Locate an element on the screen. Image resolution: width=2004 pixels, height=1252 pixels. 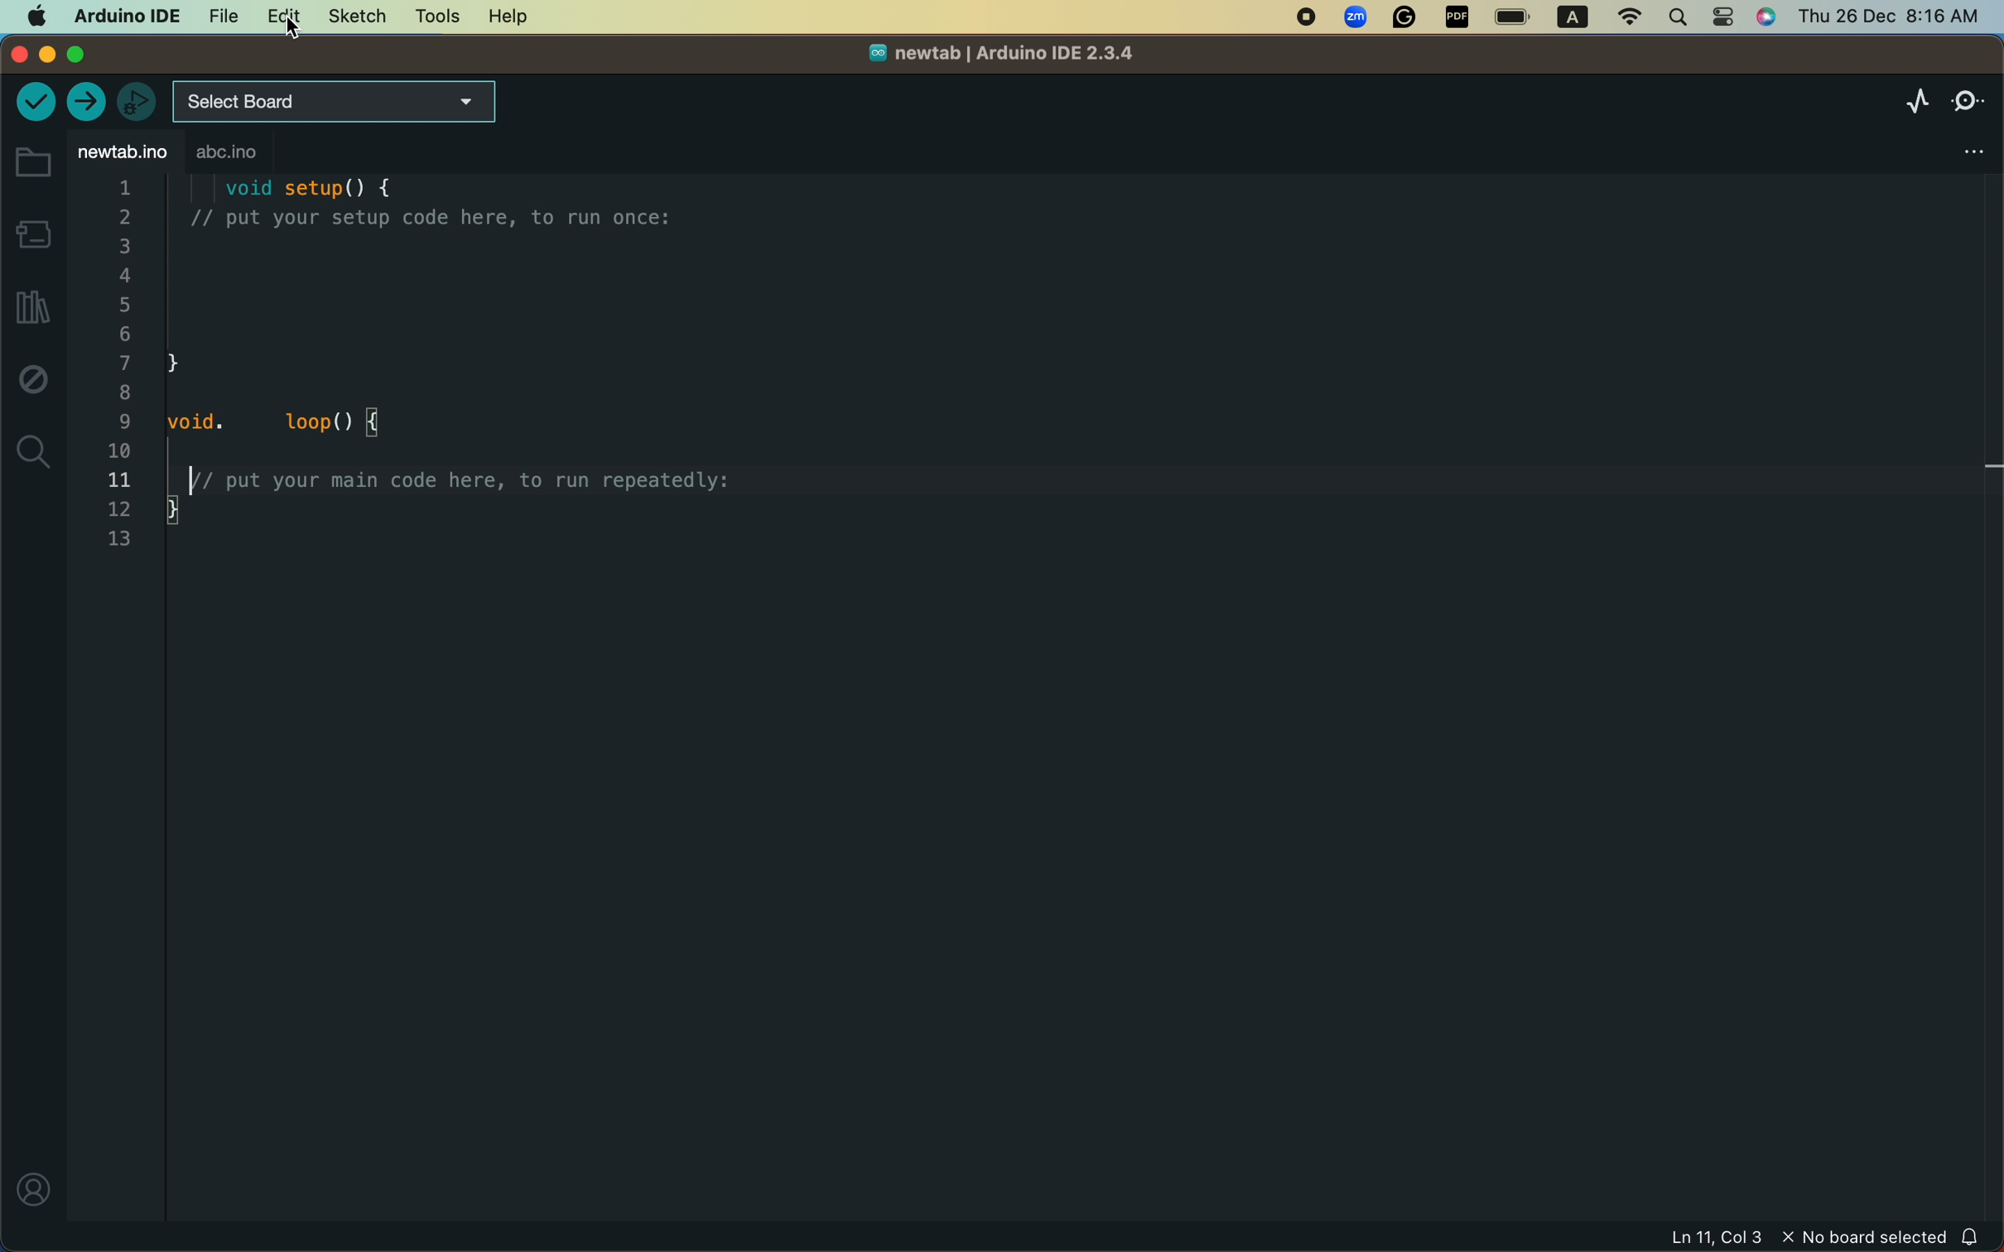
board manager is located at coordinates (32, 233).